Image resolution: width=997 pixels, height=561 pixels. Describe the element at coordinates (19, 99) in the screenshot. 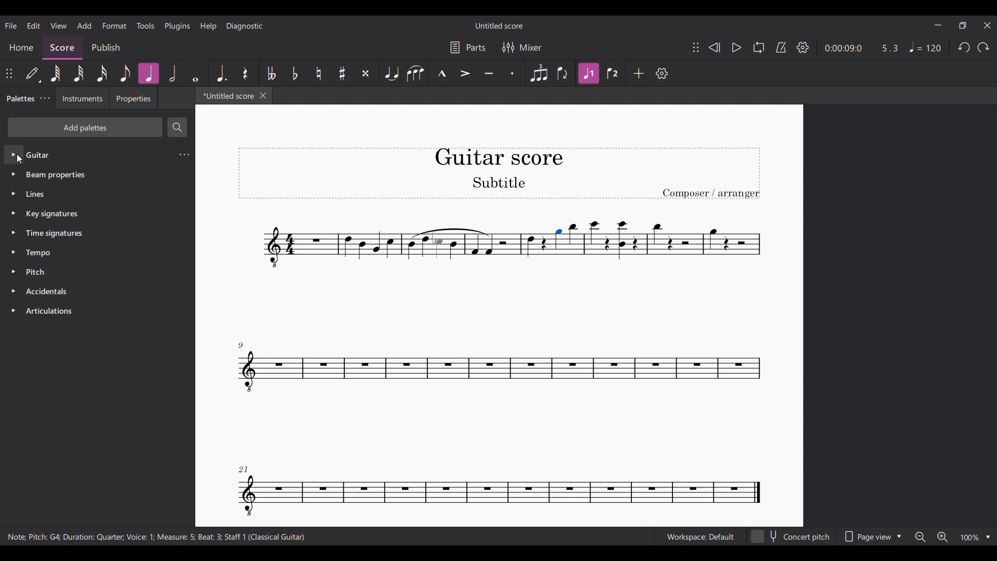

I see `Palettes, current tab` at that location.